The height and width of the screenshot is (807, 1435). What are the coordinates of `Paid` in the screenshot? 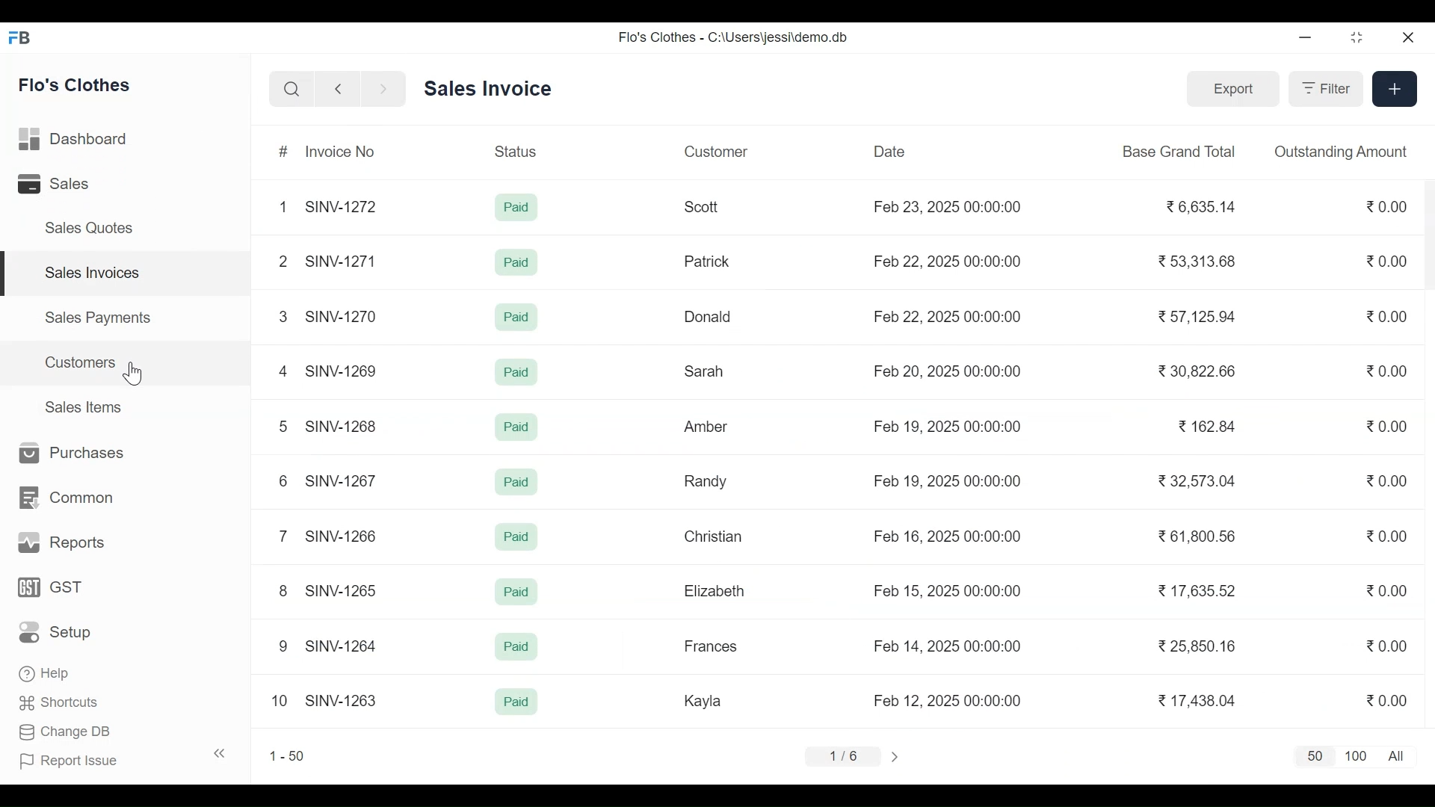 It's located at (518, 262).